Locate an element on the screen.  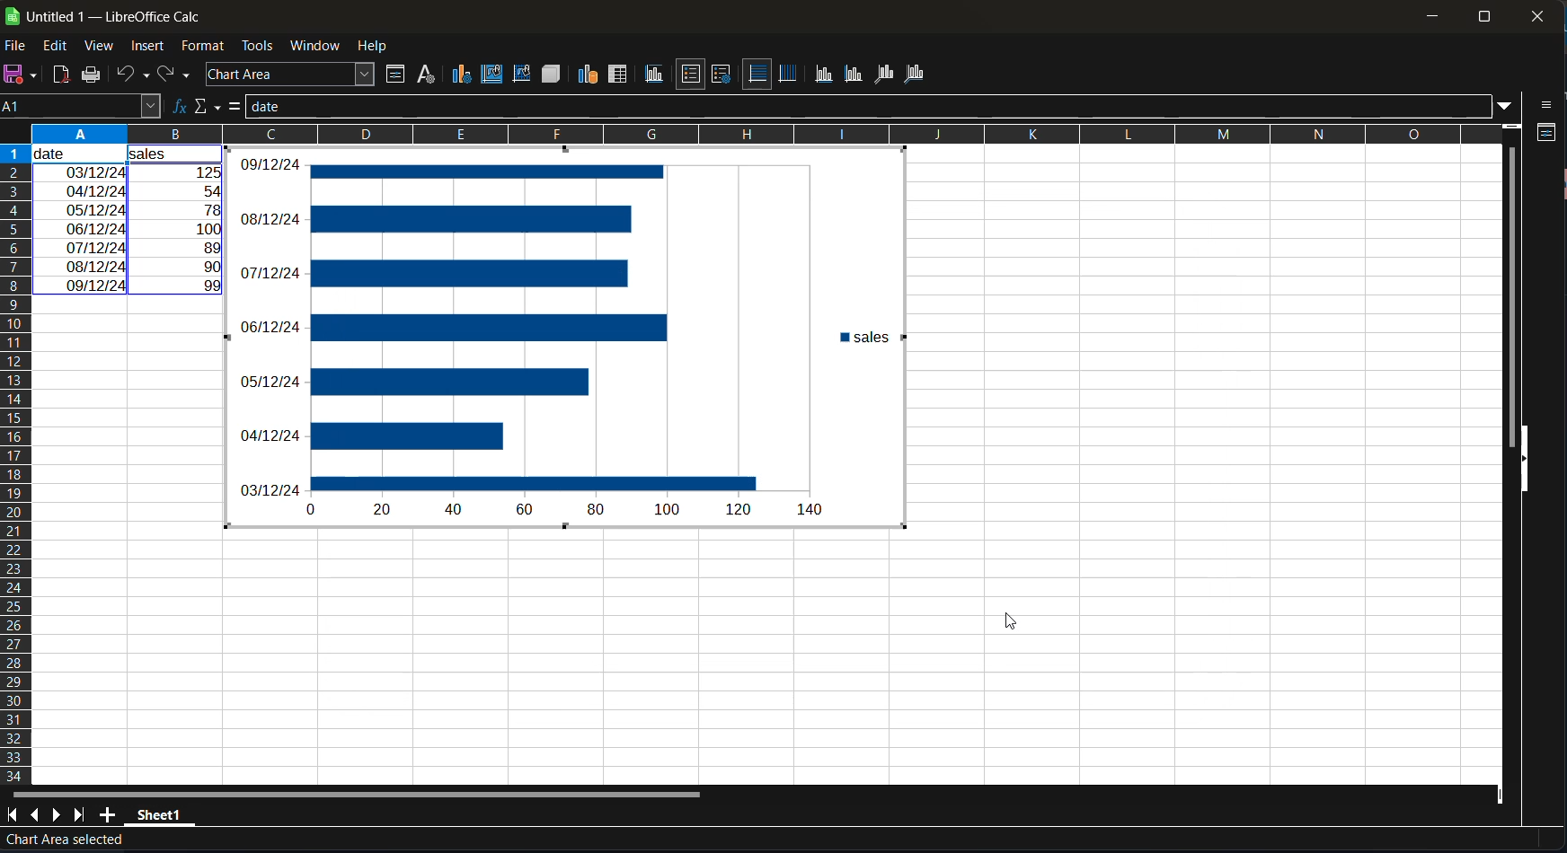
expand formula bar is located at coordinates (1507, 107).